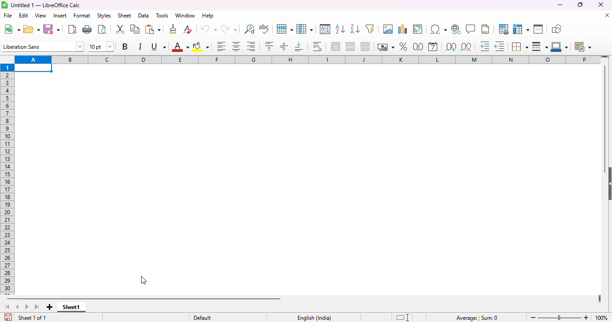 Image resolution: width=612 pixels, height=322 pixels. I want to click on scroll to next sheet, so click(26, 307).